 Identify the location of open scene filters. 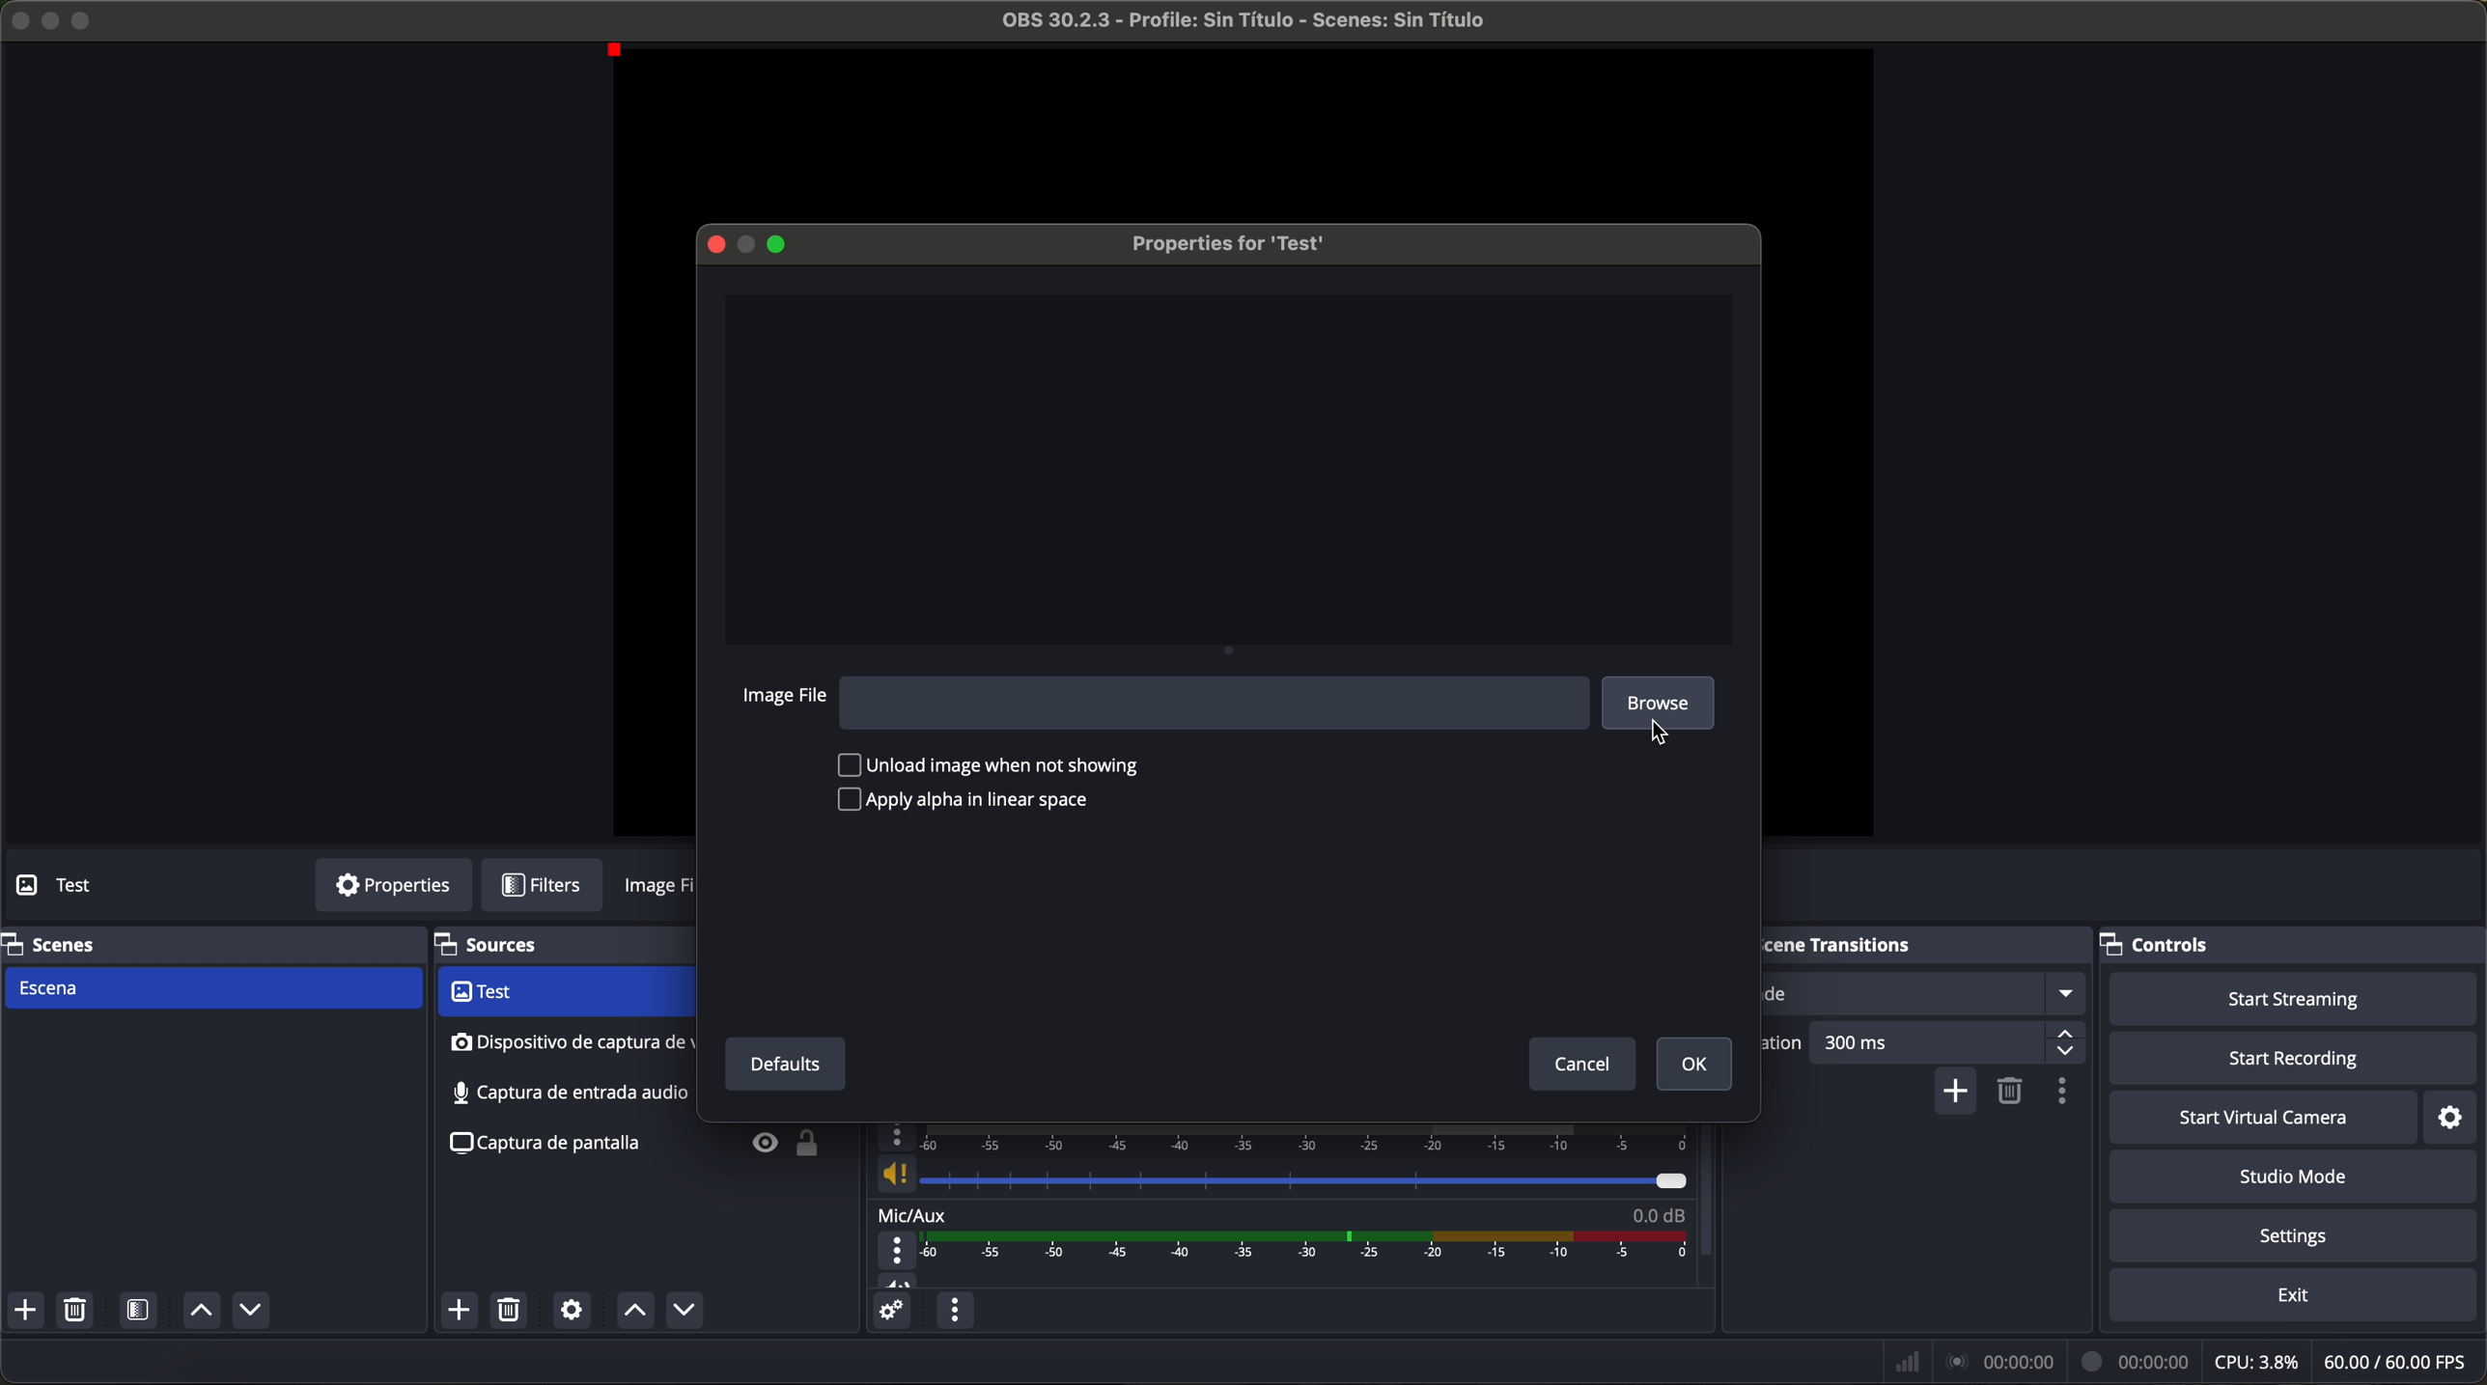
(141, 1312).